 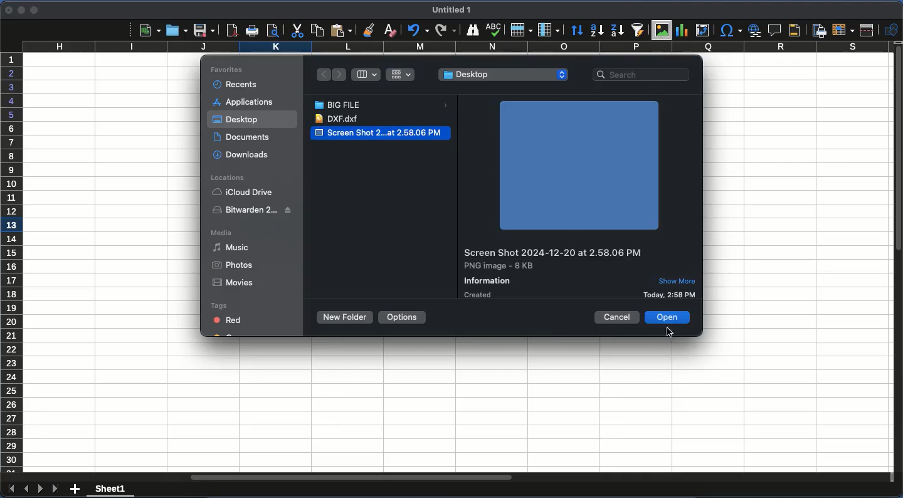 I want to click on save, so click(x=205, y=31).